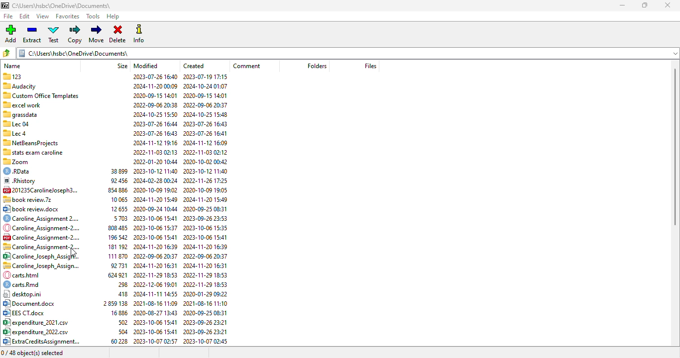 Image resolution: width=680 pixels, height=358 pixels. I want to click on 0/48 object(s) selected, so click(33, 353).